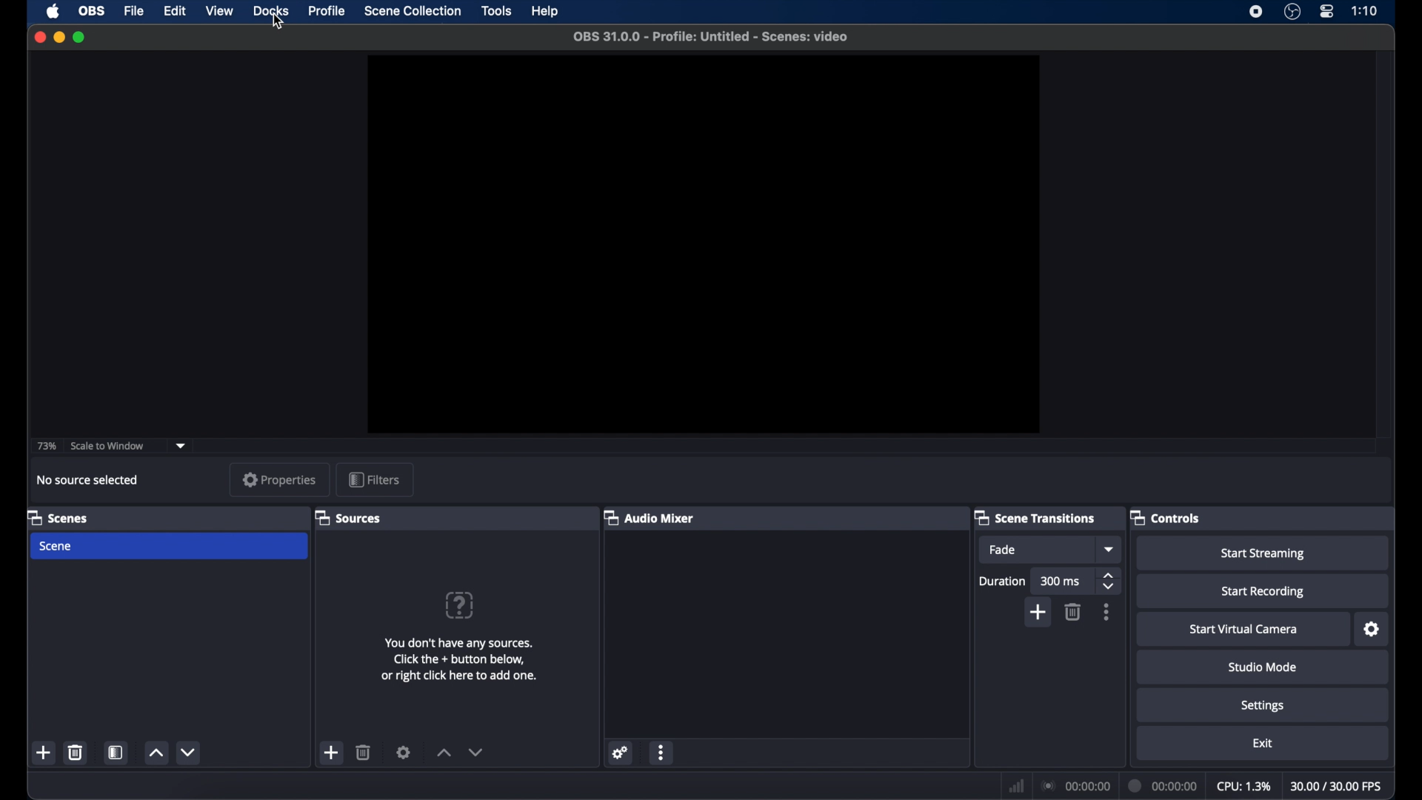  Describe the element at coordinates (444, 753) in the screenshot. I see `increment` at that location.